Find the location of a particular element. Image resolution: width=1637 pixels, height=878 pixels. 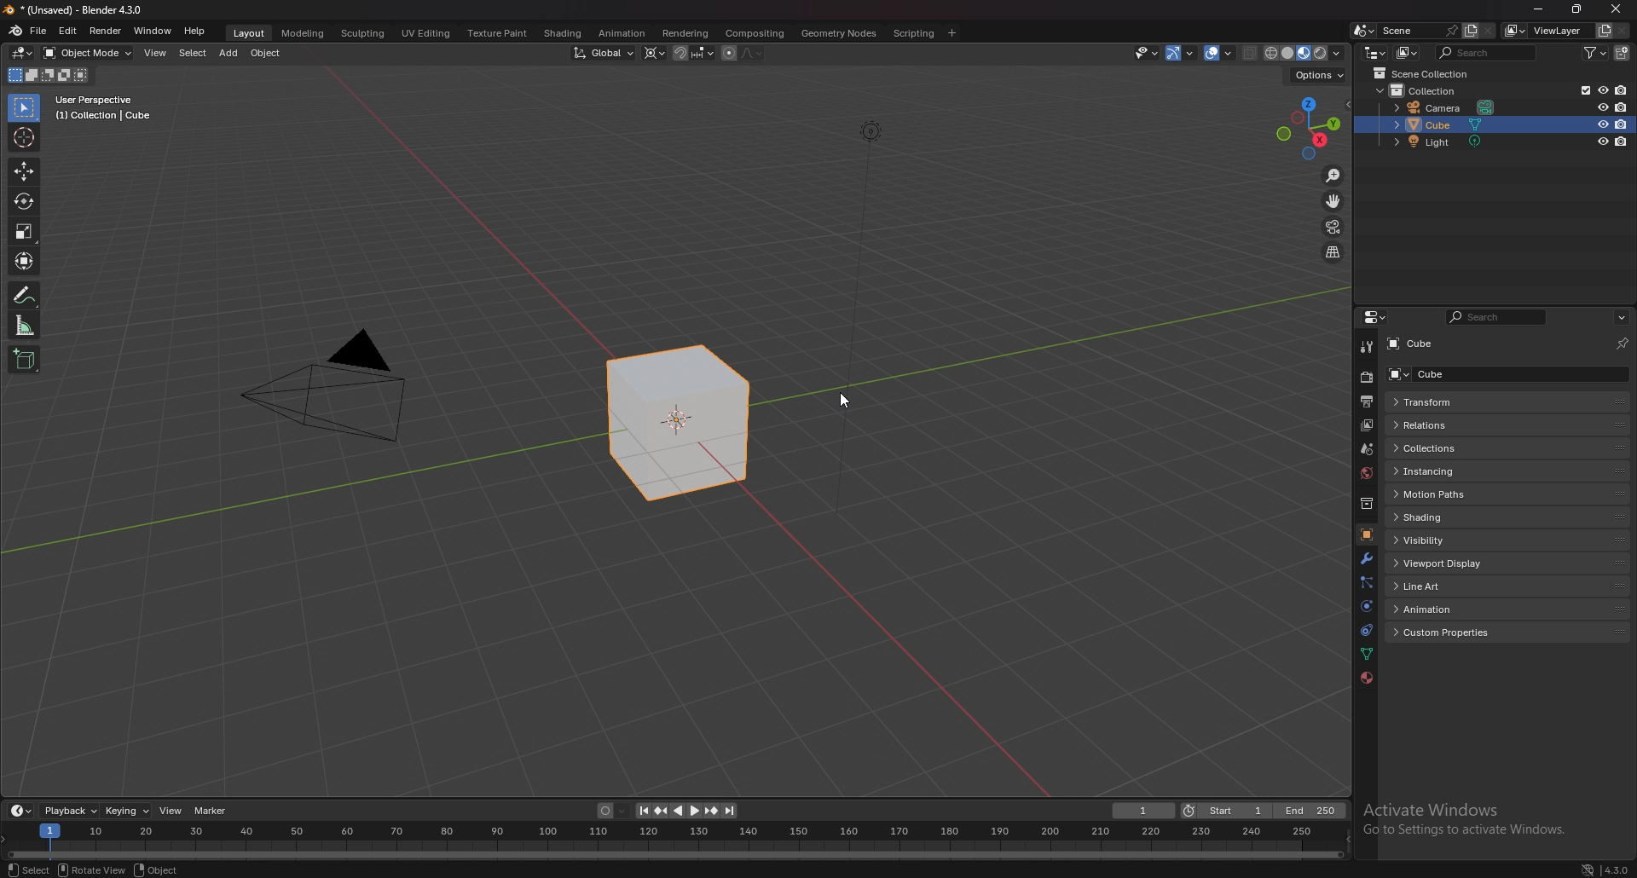

transformation orientation is located at coordinates (604, 53).